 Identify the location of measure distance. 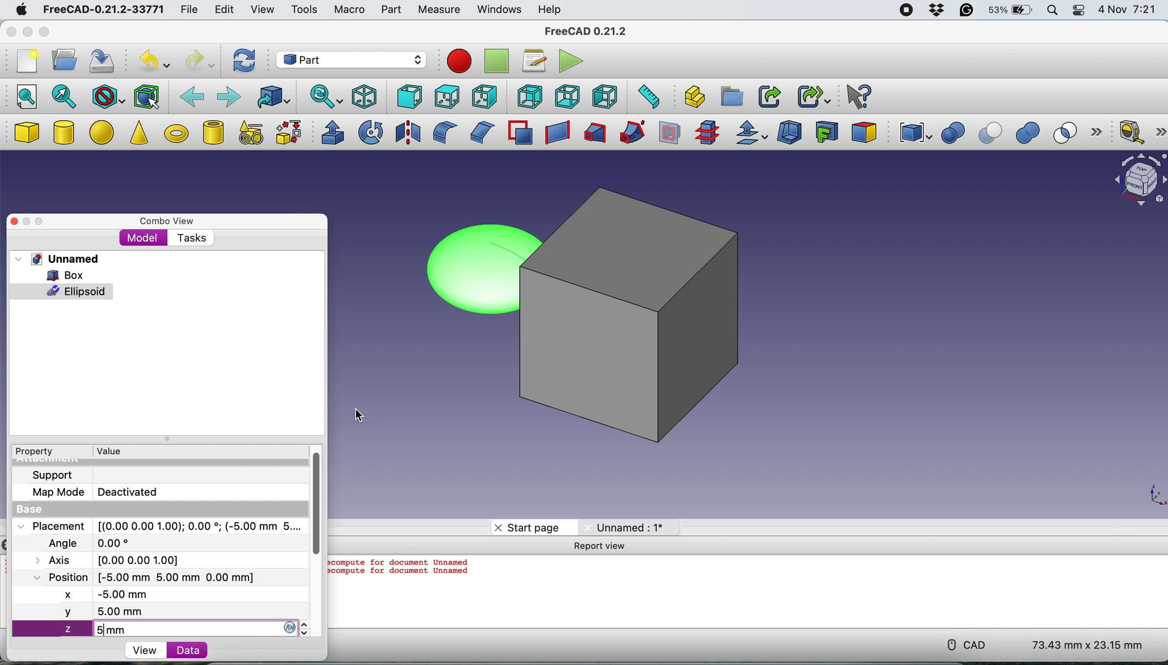
(646, 96).